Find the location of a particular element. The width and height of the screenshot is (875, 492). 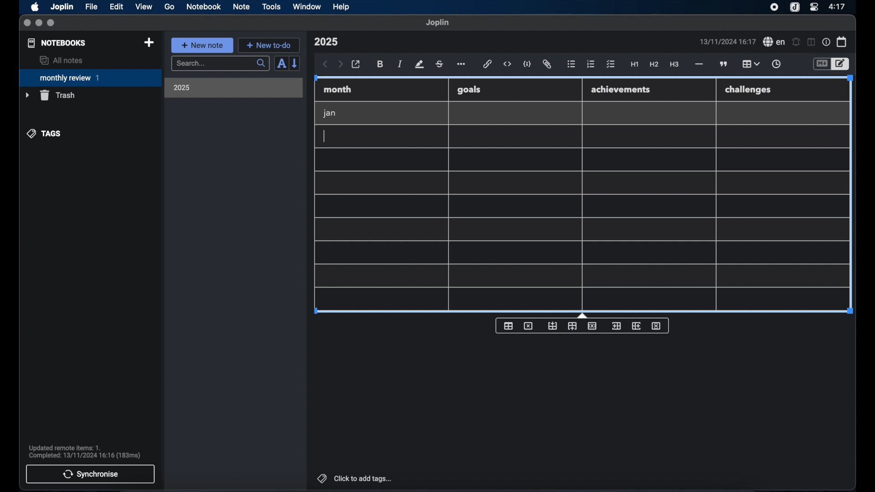

new notebook is located at coordinates (149, 43).